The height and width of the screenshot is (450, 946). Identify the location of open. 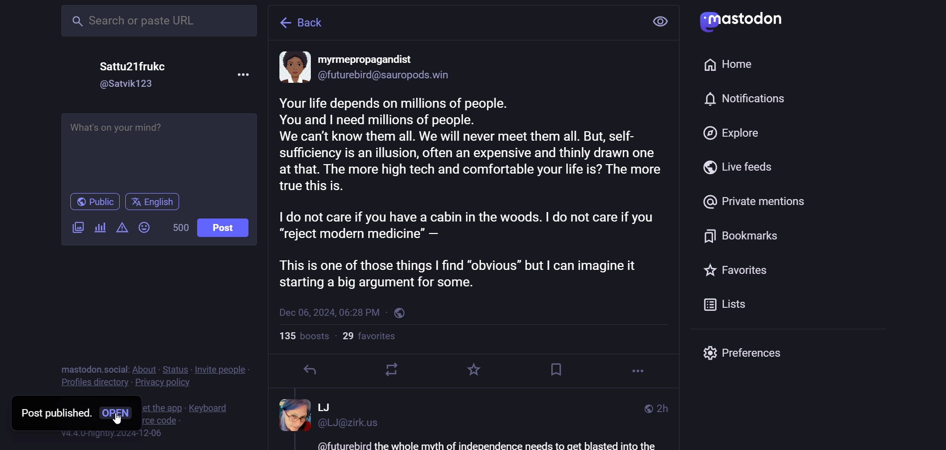
(117, 414).